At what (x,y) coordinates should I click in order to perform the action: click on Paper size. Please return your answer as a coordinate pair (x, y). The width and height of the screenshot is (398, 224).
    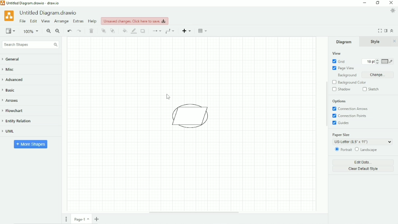
    Looking at the image, I should click on (362, 138).